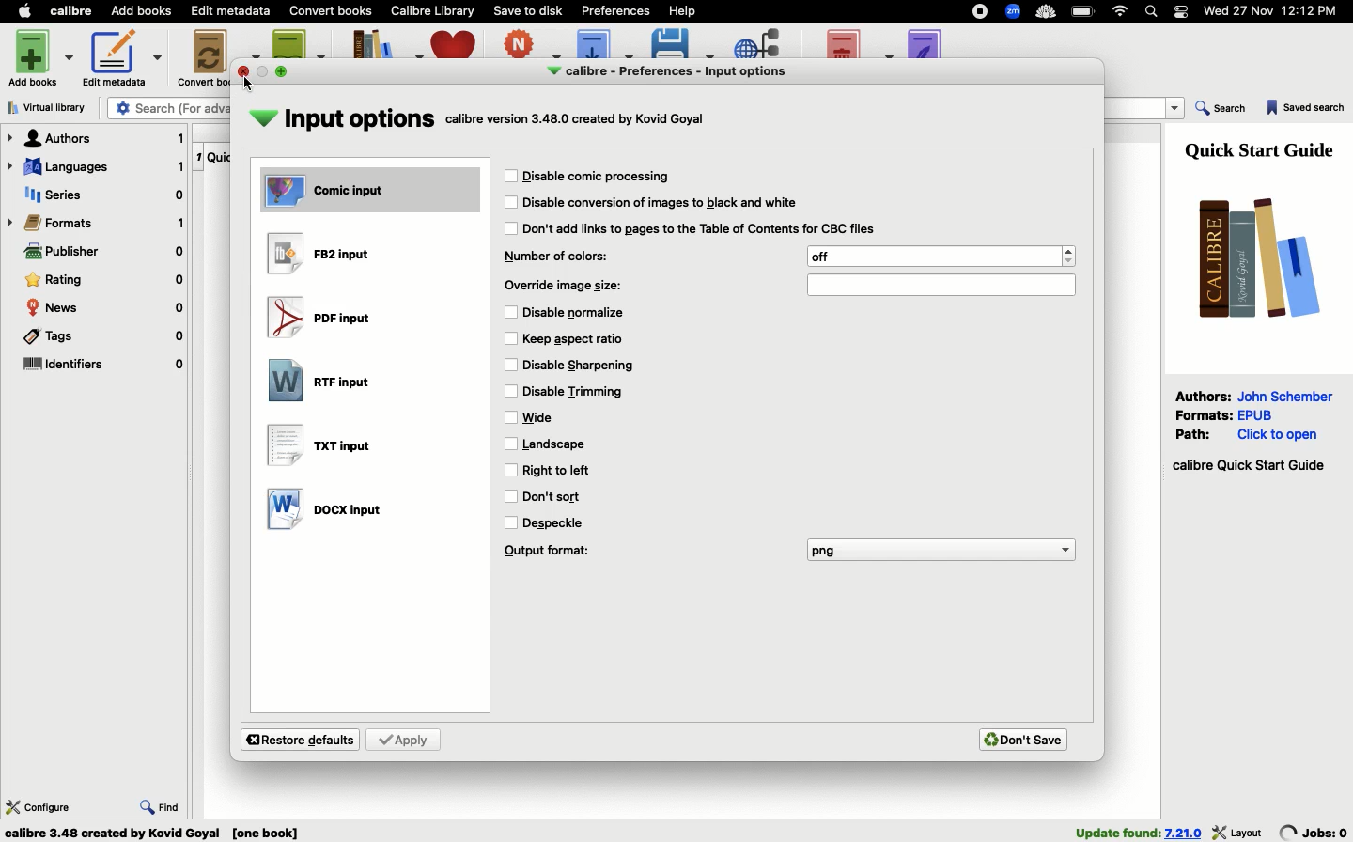 The height and width of the screenshot is (842, 1353). I want to click on Notification, so click(1182, 11).